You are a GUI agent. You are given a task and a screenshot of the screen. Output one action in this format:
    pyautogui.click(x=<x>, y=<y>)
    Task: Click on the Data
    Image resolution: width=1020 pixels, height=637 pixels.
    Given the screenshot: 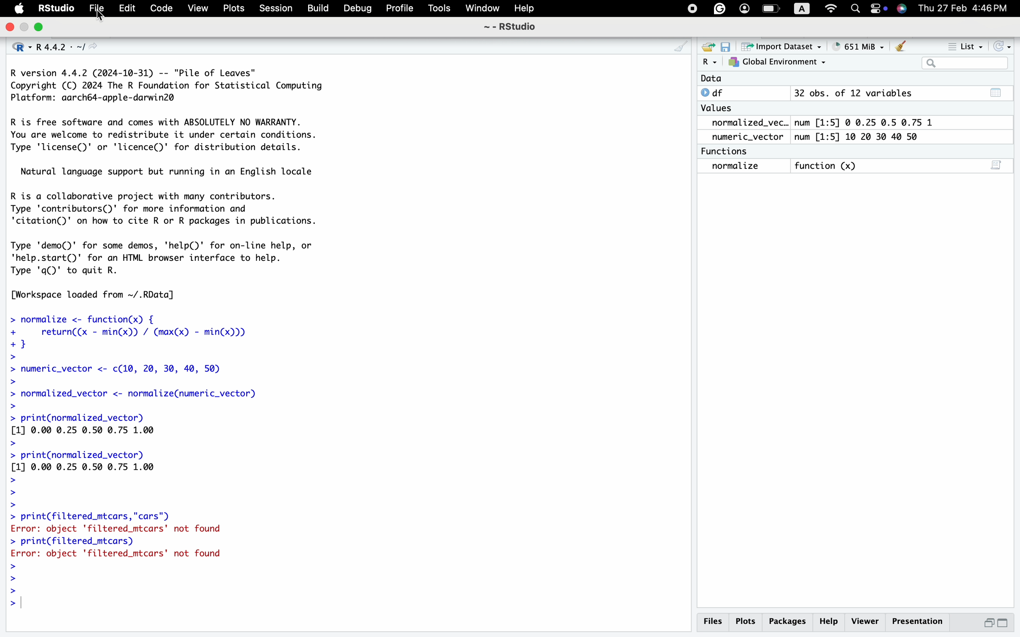 What is the action you would take?
    pyautogui.click(x=794, y=79)
    